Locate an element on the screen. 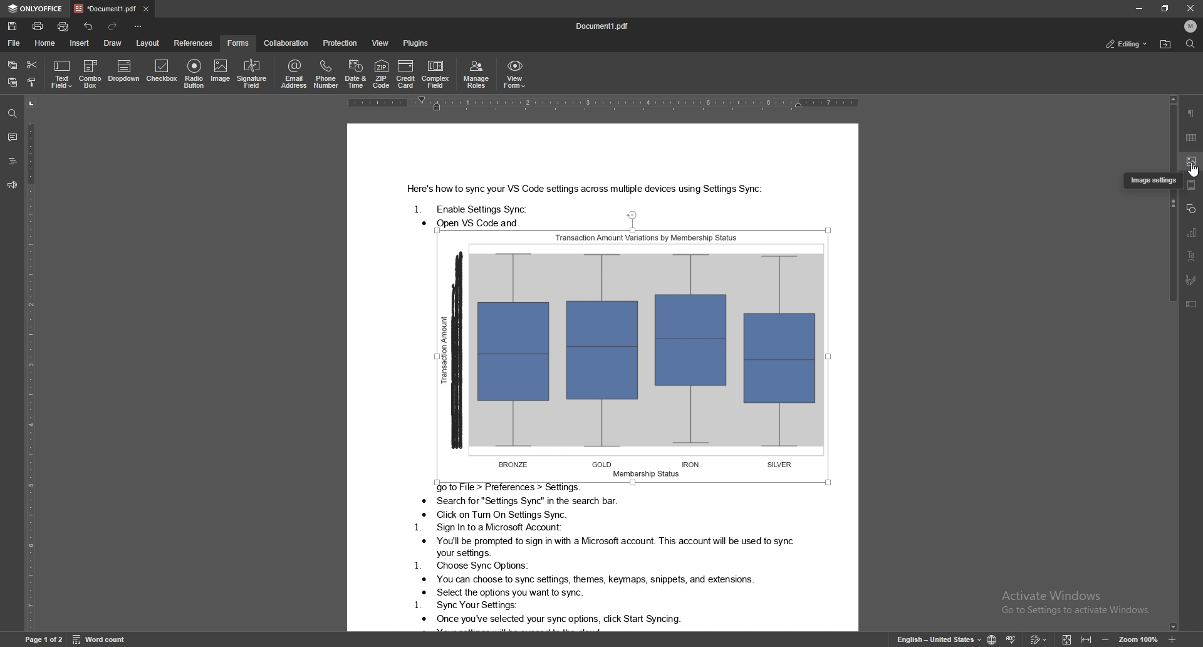 Image resolution: width=1203 pixels, height=647 pixels. paragraph is located at coordinates (1192, 113).